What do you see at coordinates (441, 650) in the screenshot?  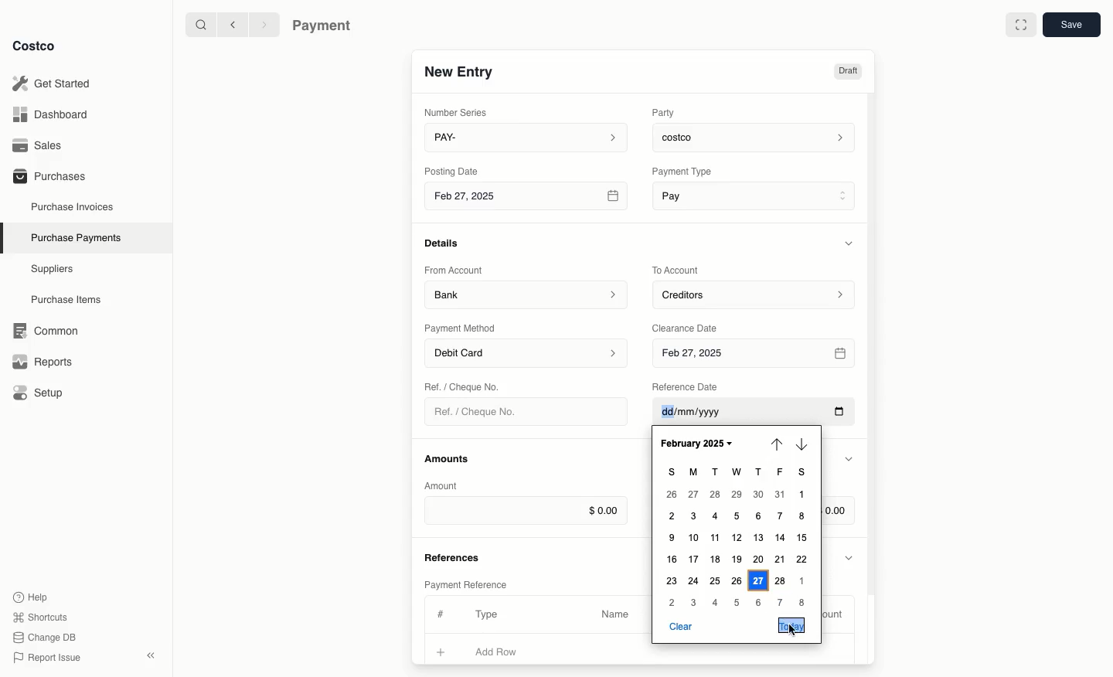 I see `Add` at bounding box center [441, 650].